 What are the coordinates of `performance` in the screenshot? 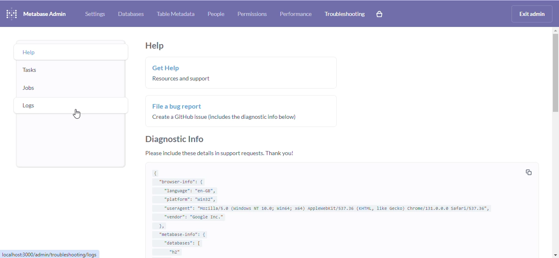 It's located at (296, 14).